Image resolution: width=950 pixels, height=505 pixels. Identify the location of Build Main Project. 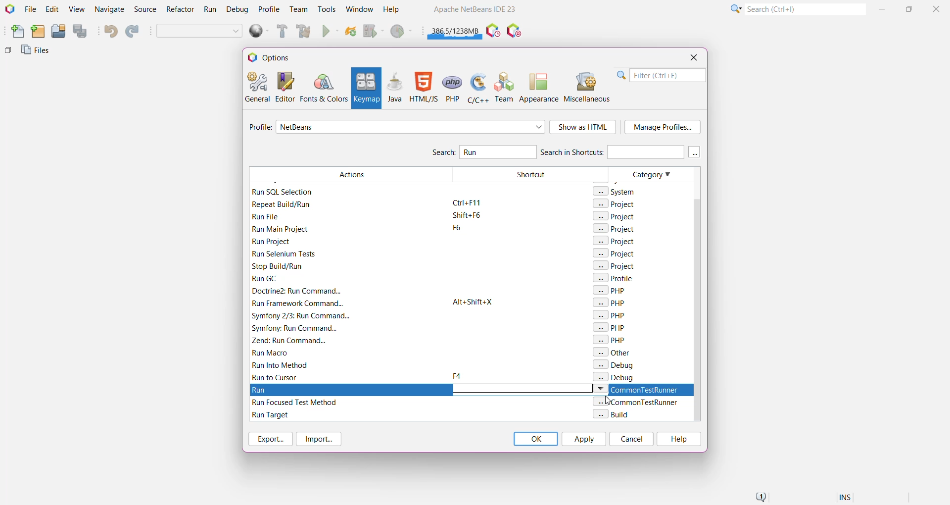
(281, 31).